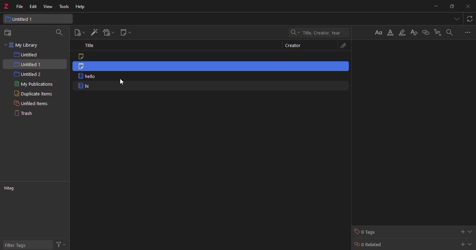 The image size is (476, 250). Describe the element at coordinates (438, 32) in the screenshot. I see `citation` at that location.